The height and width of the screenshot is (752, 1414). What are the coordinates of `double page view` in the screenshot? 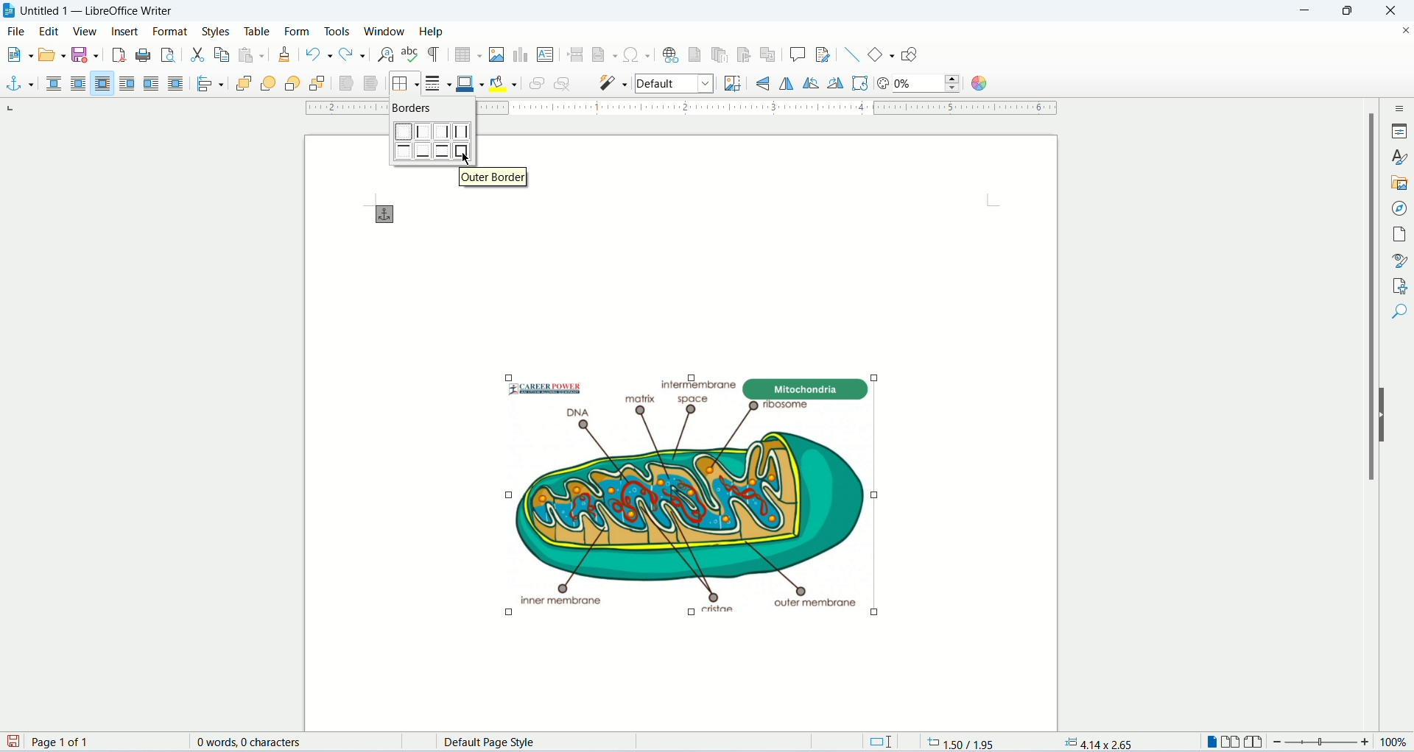 It's located at (1231, 743).